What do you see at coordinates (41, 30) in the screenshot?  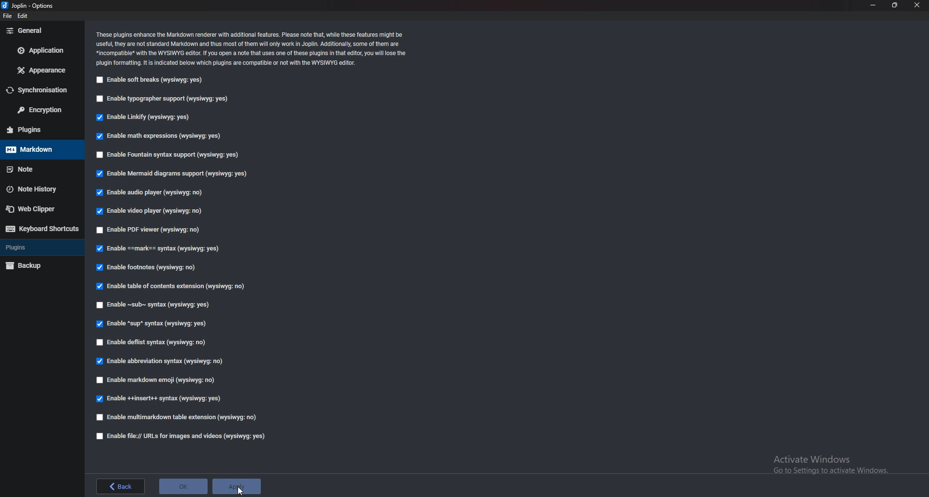 I see `general` at bounding box center [41, 30].